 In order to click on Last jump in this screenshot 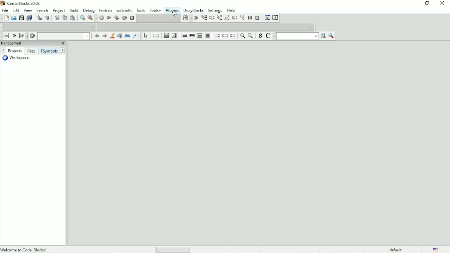, I will do `click(14, 35)`.